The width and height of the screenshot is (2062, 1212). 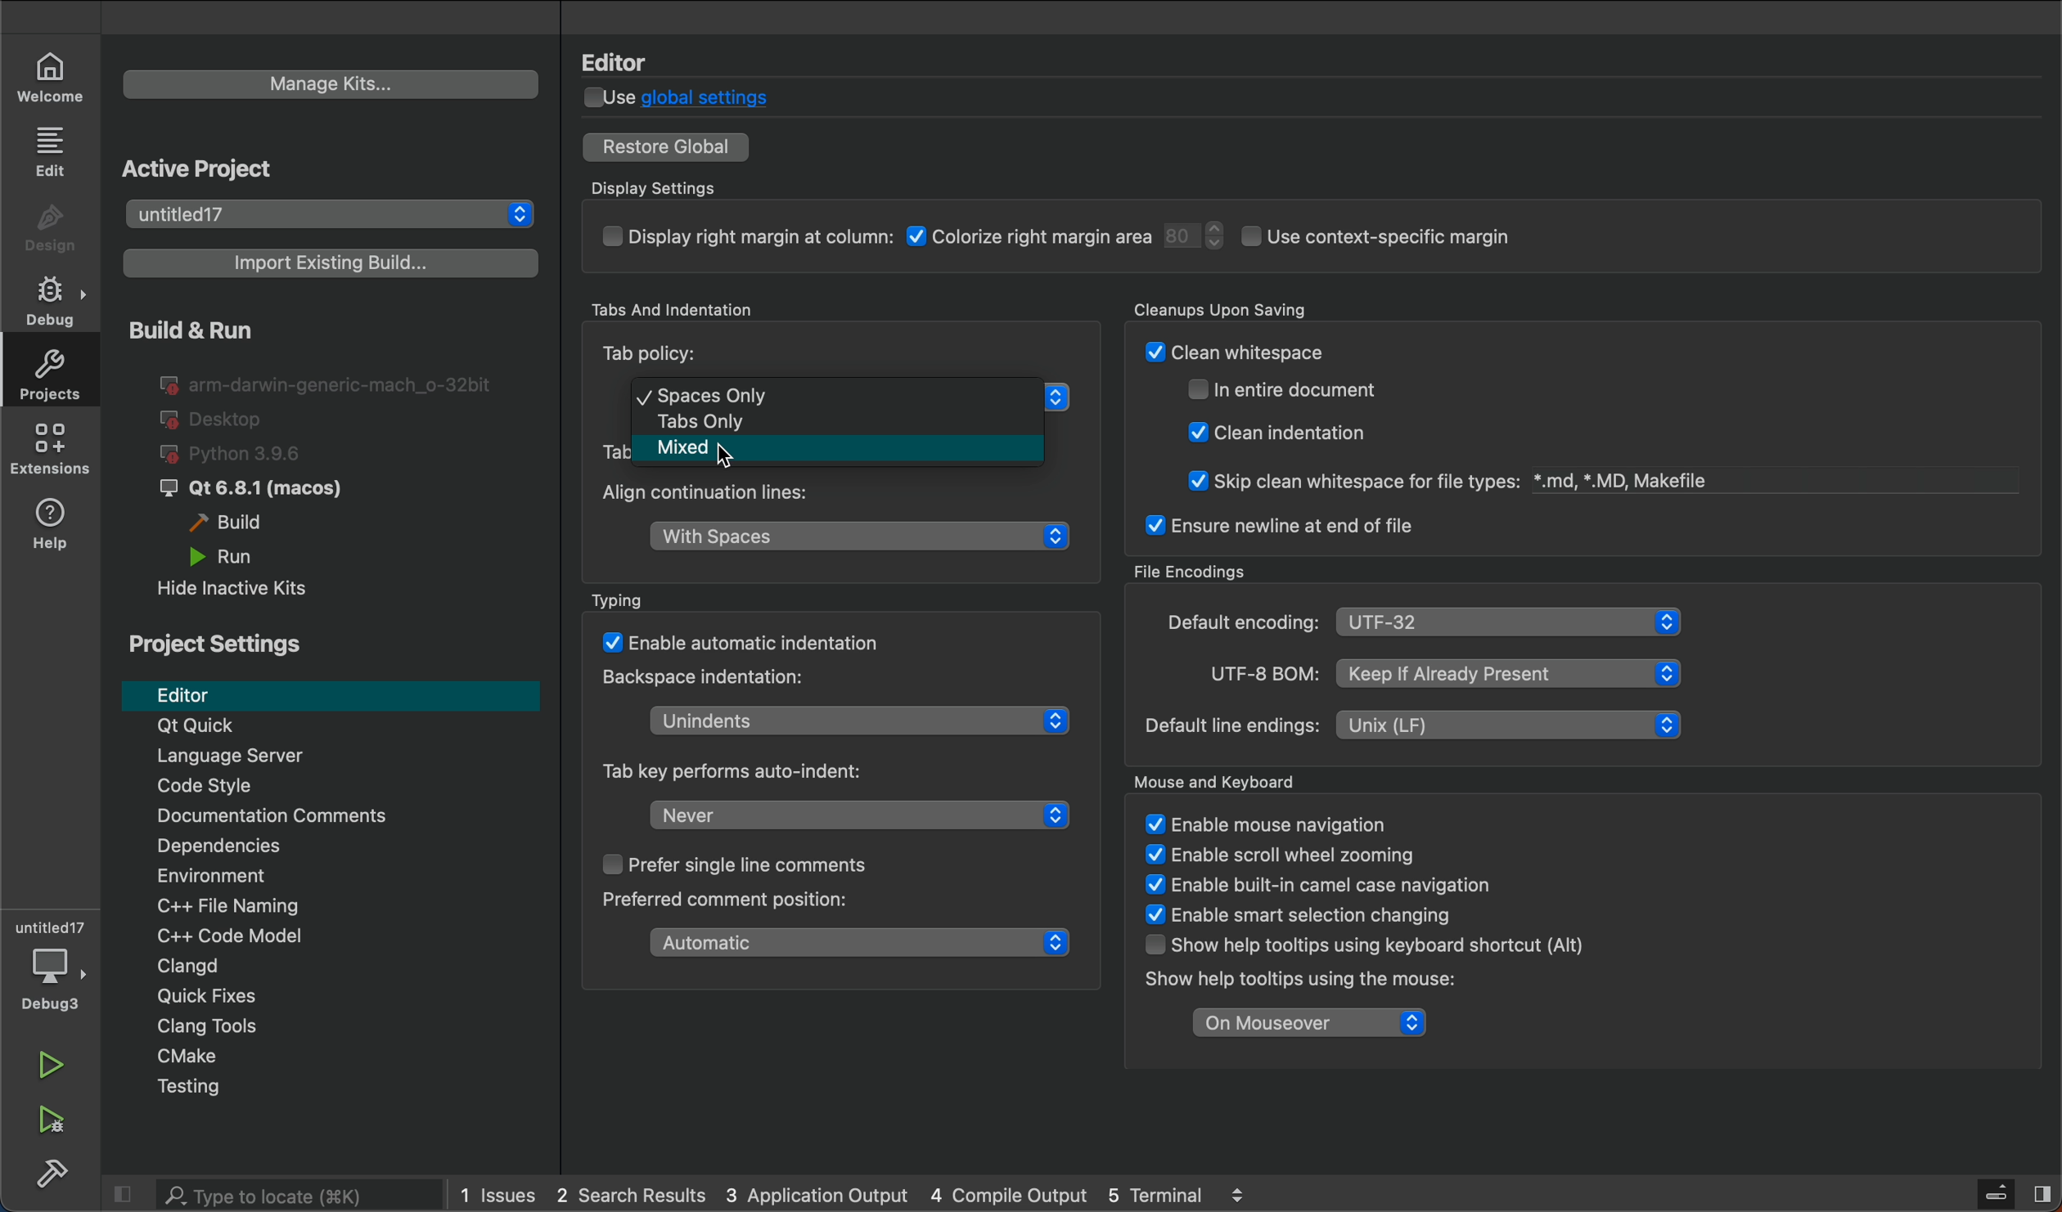 I want to click on editor, so click(x=331, y=694).